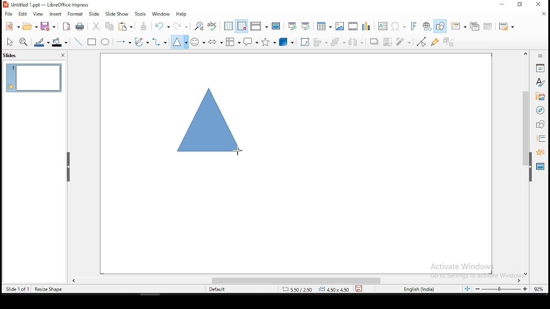 The image size is (550, 309). I want to click on Default, so click(221, 289).